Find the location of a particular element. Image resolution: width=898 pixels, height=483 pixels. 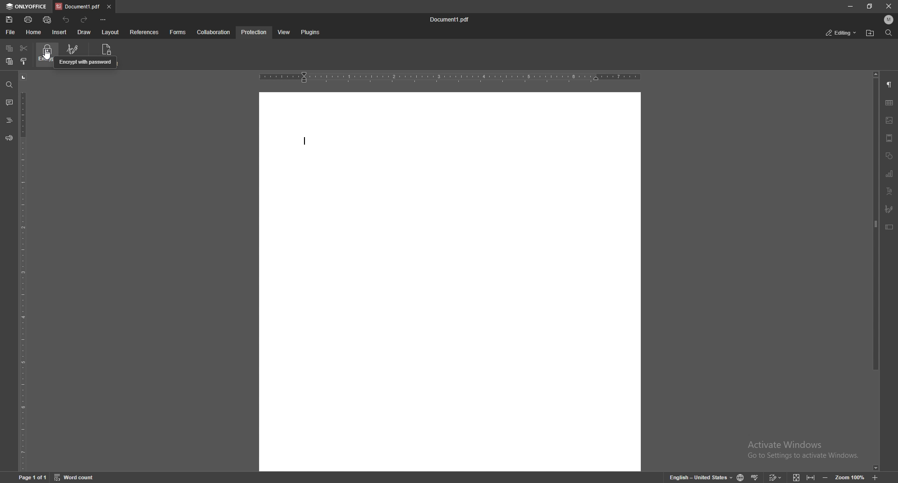

feedback is located at coordinates (8, 139).